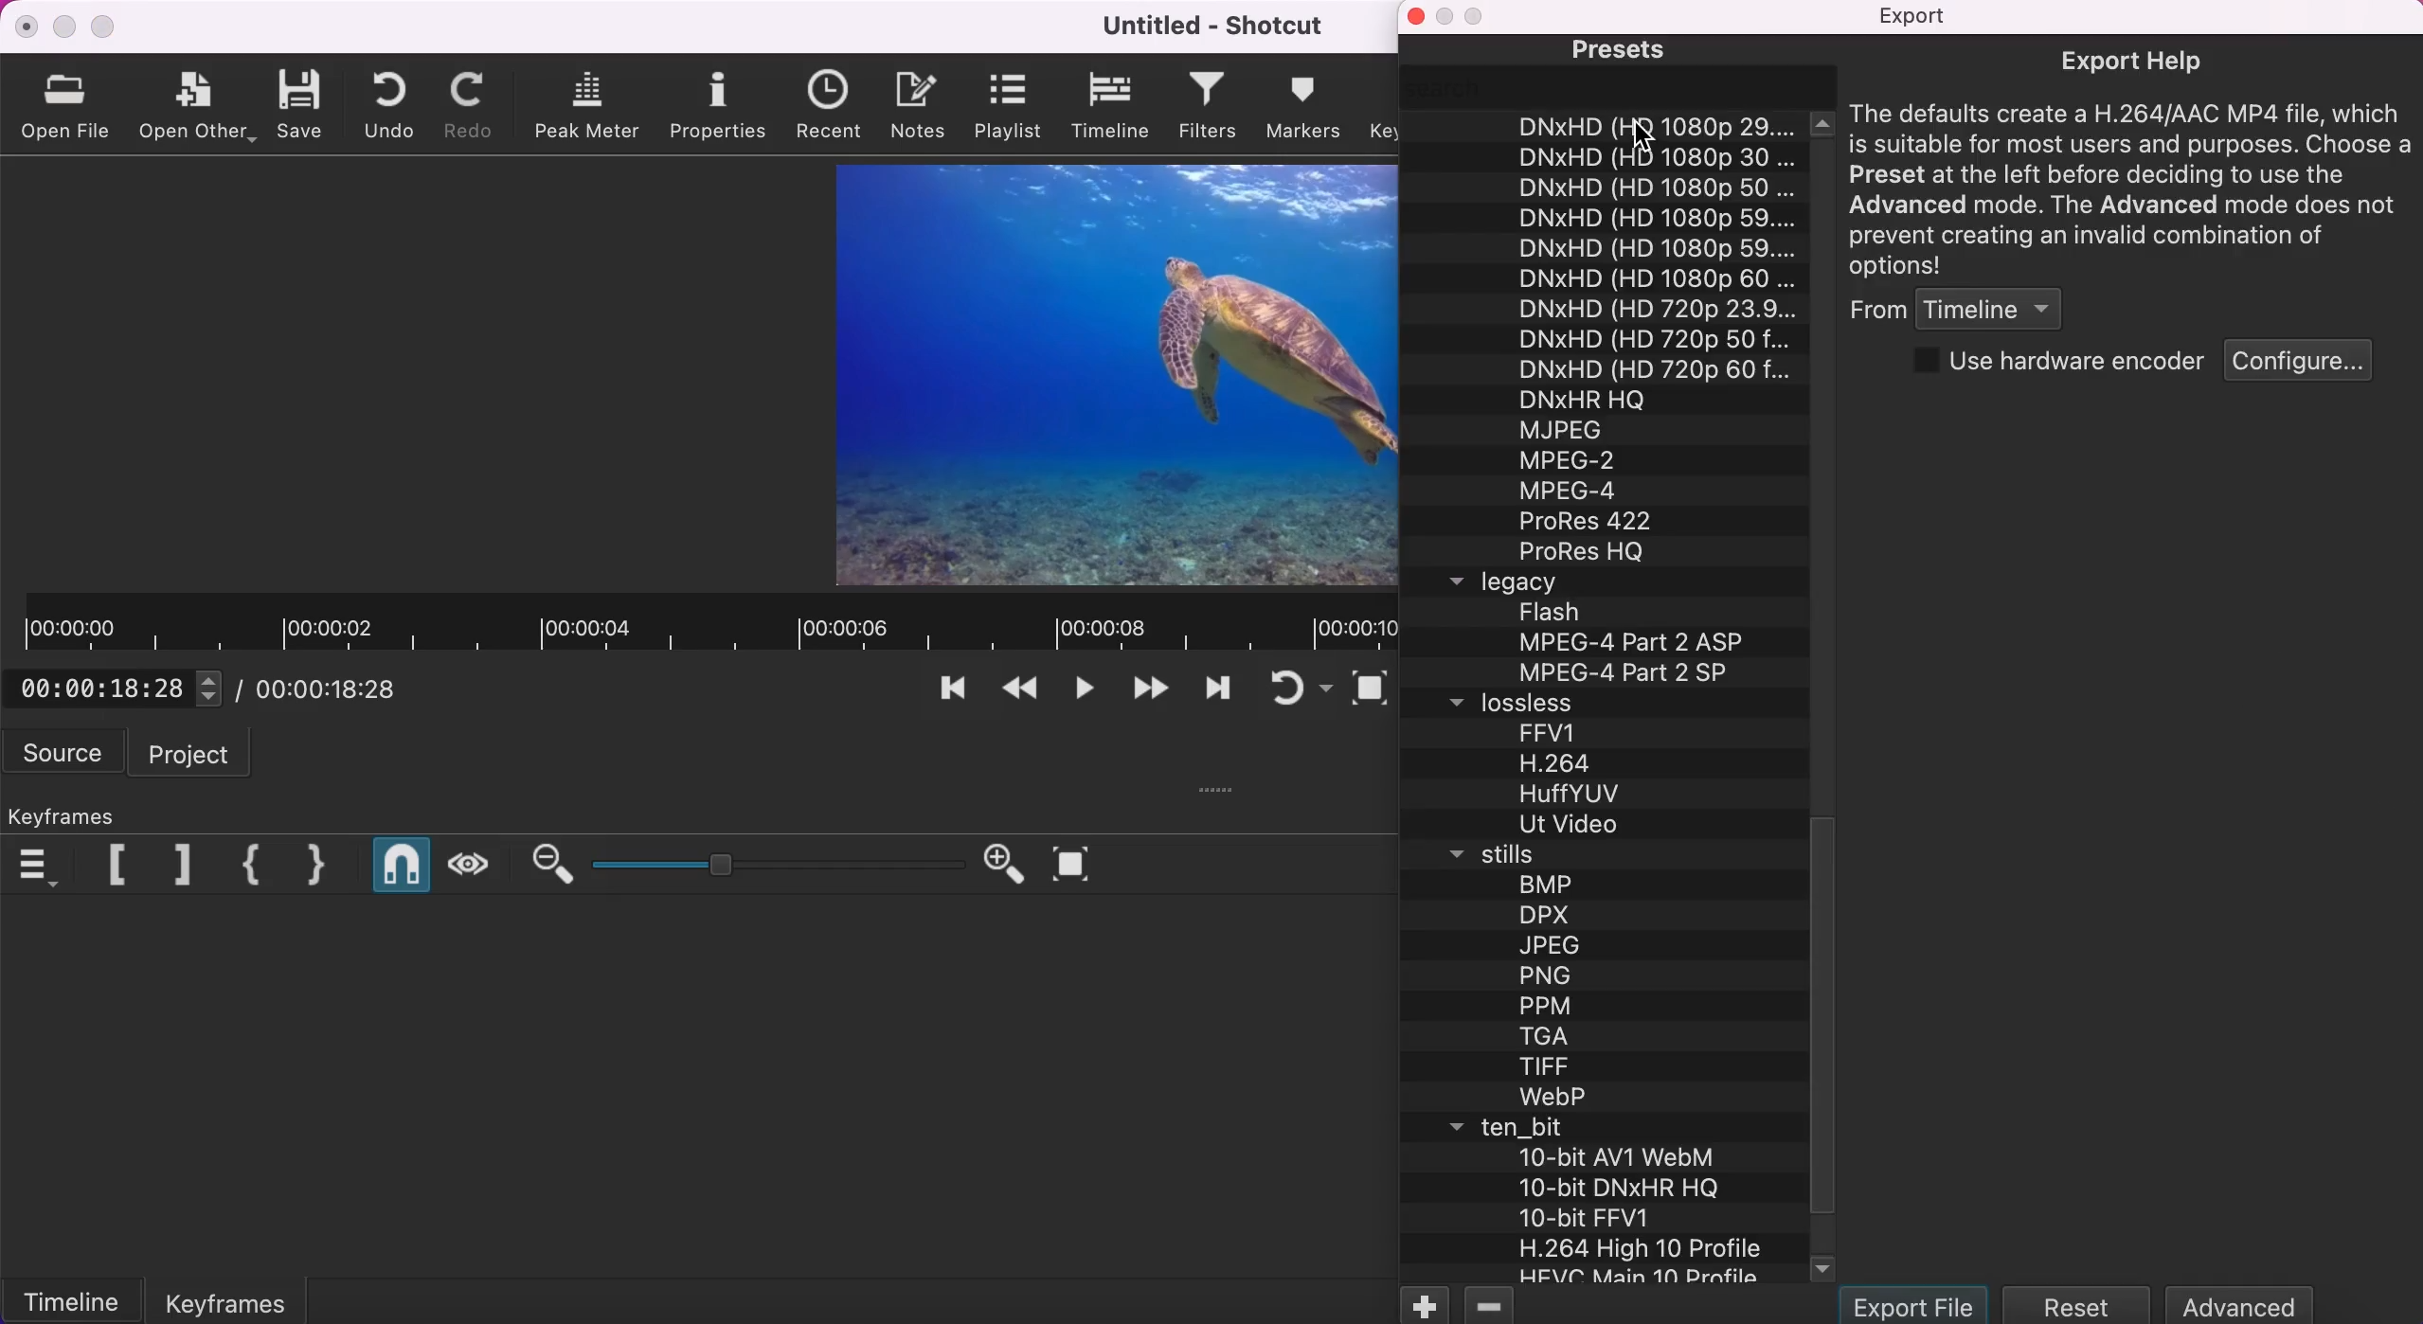  I want to click on keyframes, so click(1384, 107).